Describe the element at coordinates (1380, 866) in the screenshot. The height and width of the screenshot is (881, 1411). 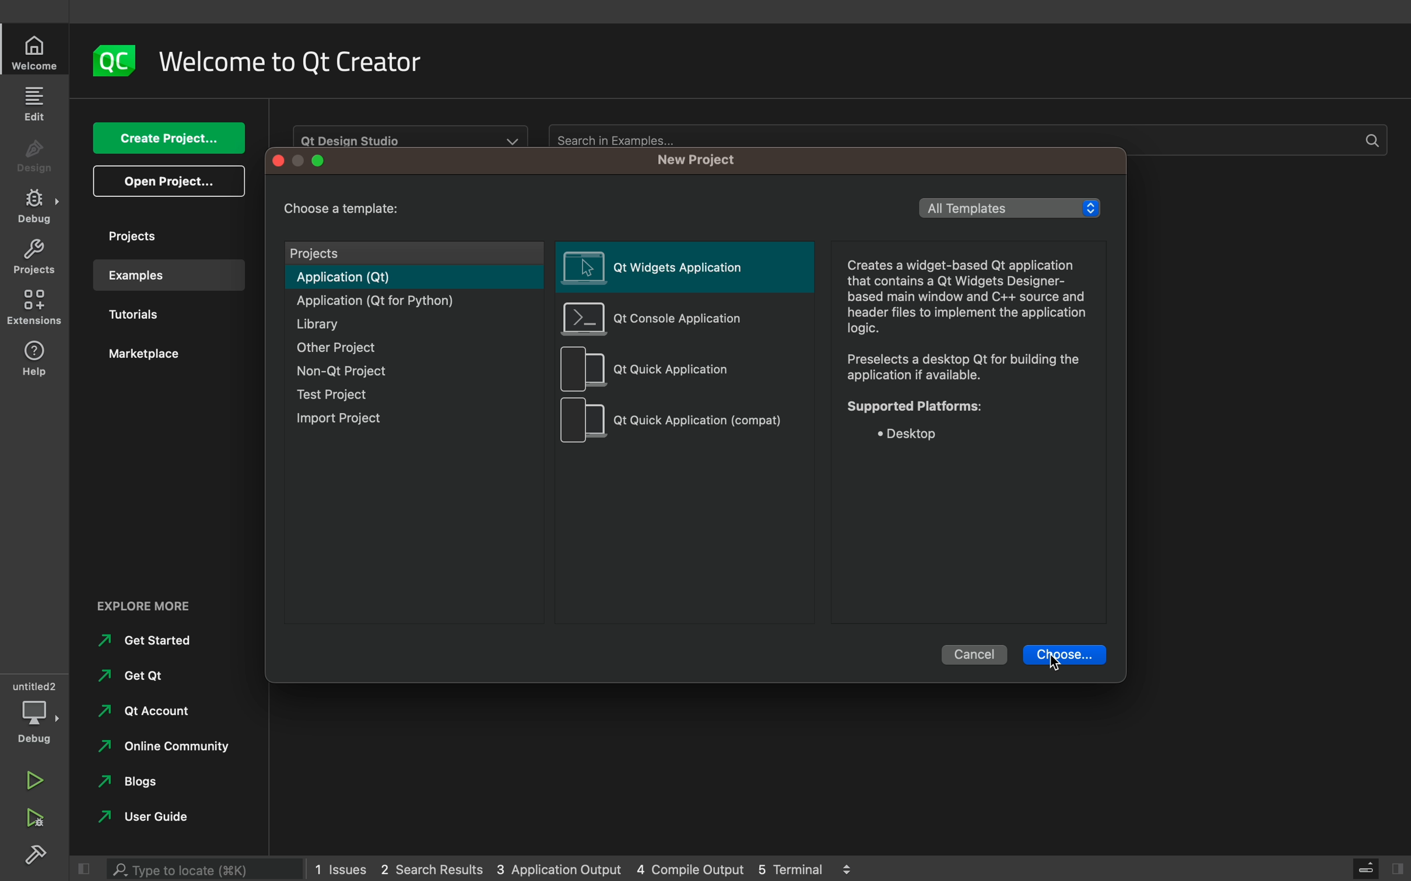
I see `close slidebar` at that location.